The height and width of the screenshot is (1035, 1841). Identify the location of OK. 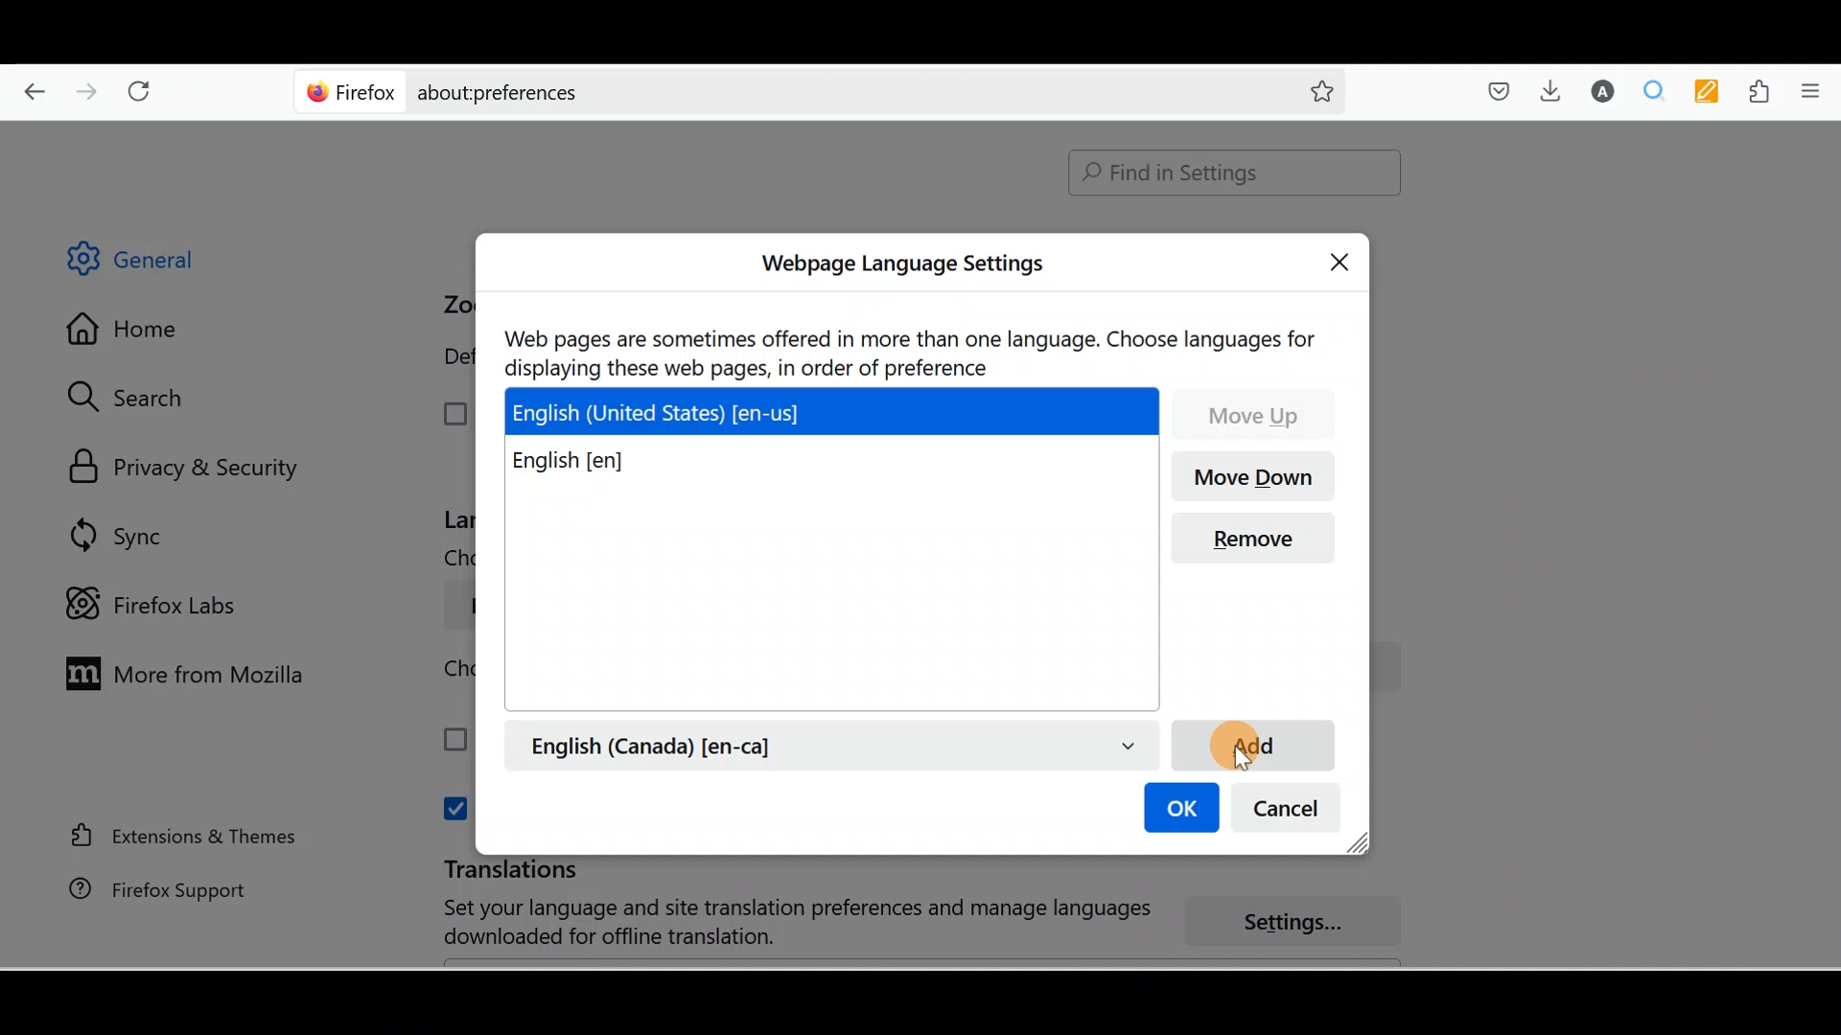
(1178, 810).